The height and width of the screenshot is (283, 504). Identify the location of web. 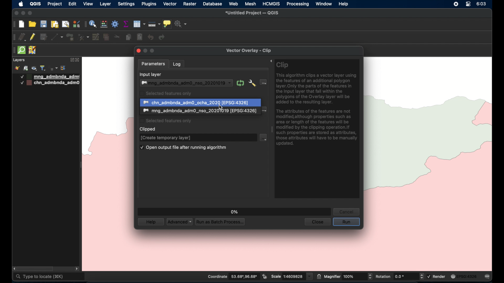
(234, 4).